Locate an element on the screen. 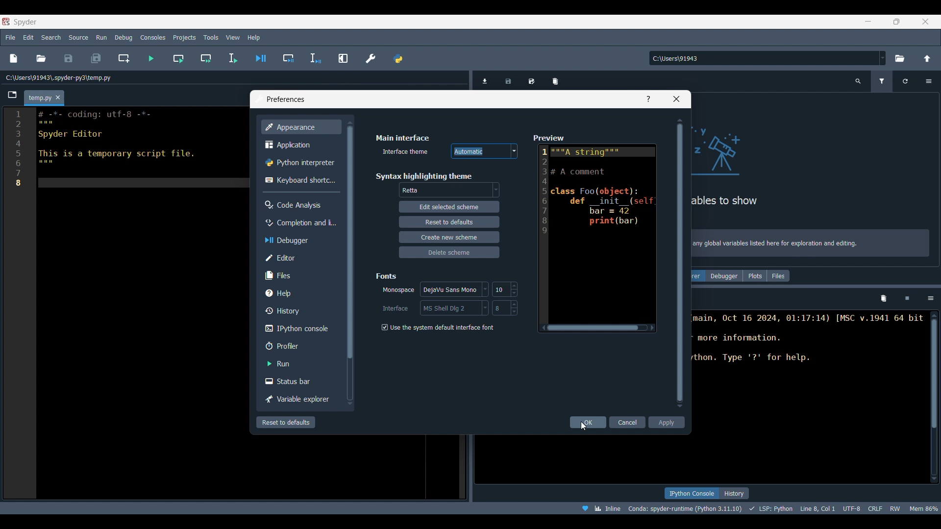 Image resolution: width=941 pixels, height=529 pixels. Browse a working directory is located at coordinates (899, 58).